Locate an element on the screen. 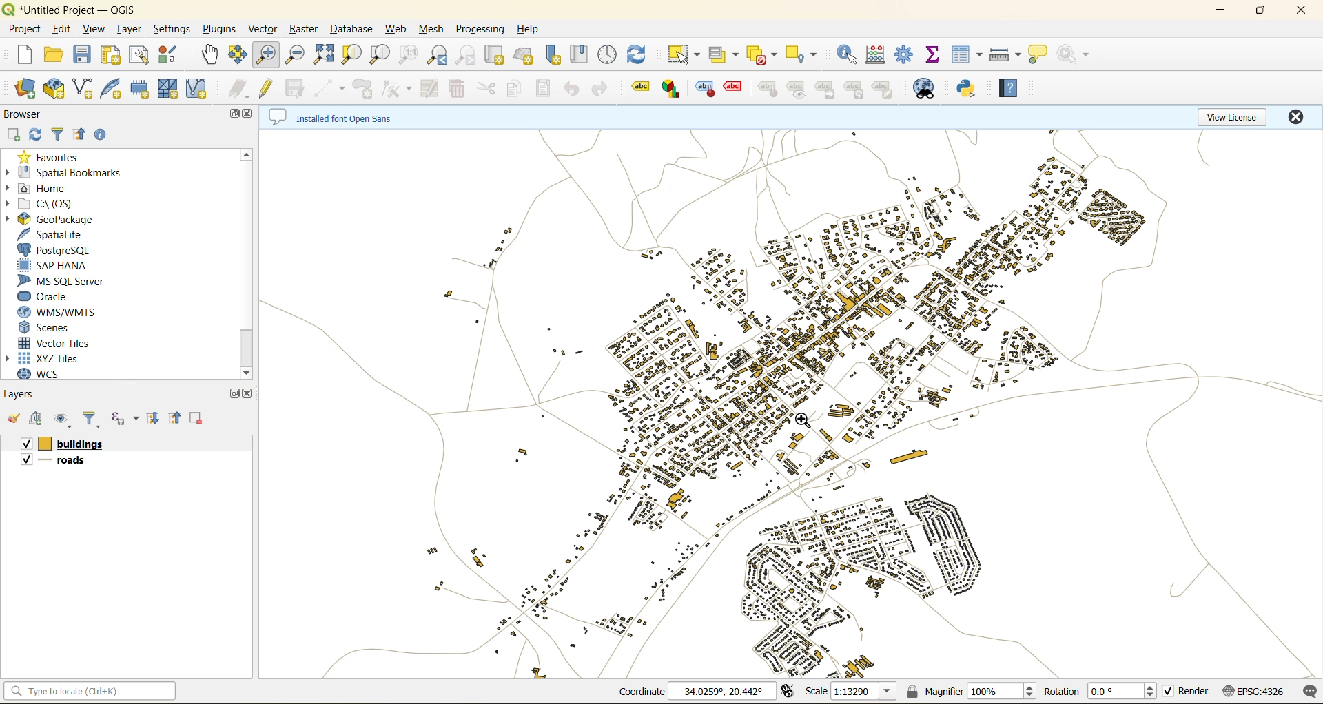  select is located at coordinates (682, 55).